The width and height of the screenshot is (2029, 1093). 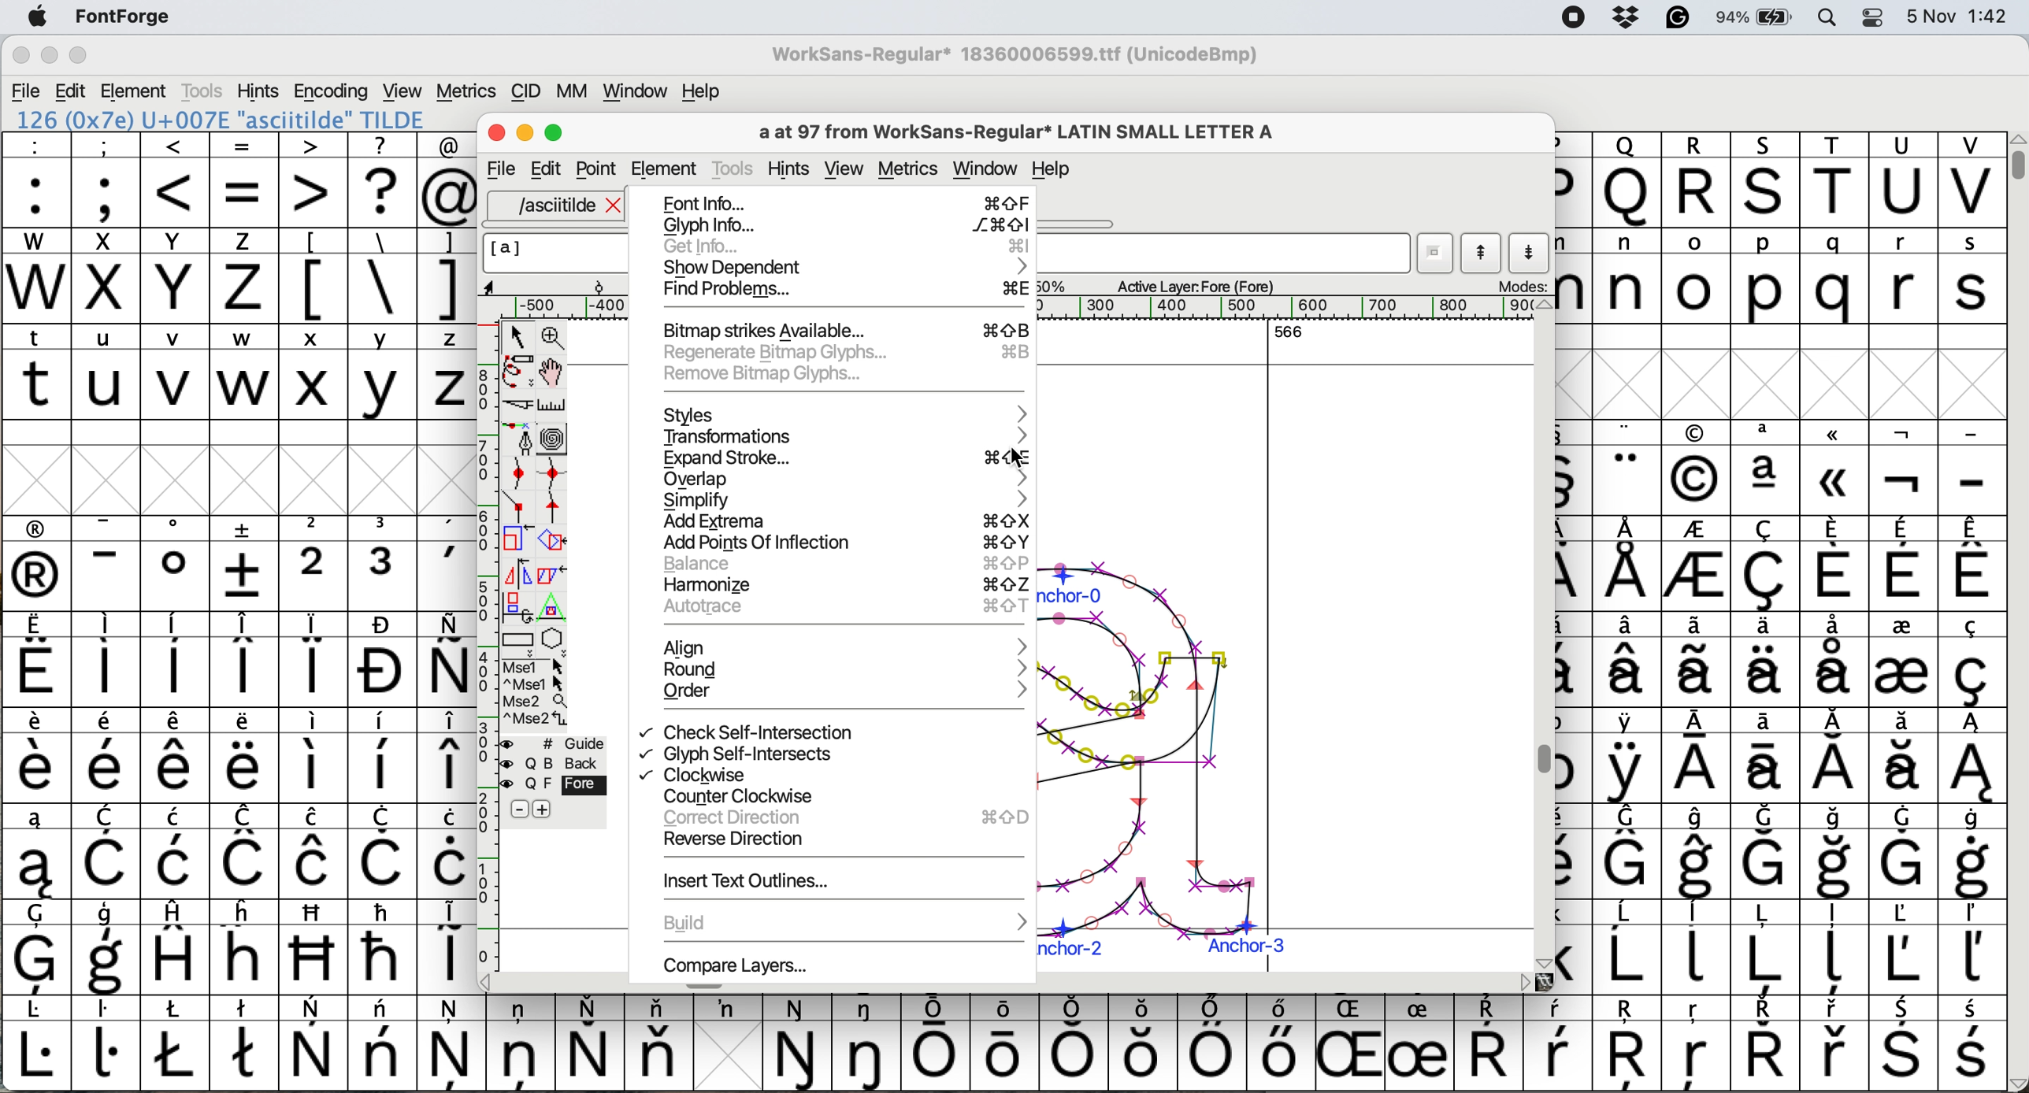 What do you see at coordinates (554, 639) in the screenshot?
I see `star or polygon` at bounding box center [554, 639].